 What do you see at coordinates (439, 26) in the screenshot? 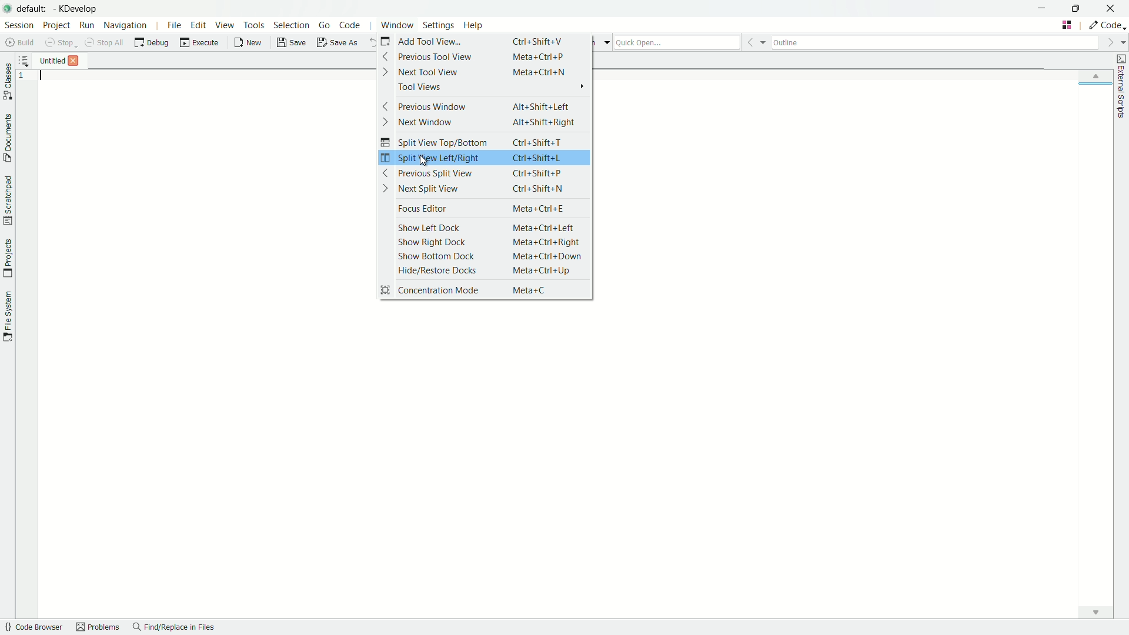
I see `settings menu` at bounding box center [439, 26].